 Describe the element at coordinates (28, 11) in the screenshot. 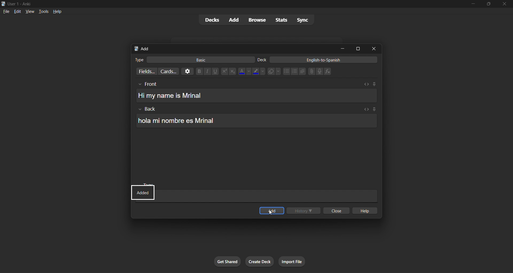

I see `view` at that location.